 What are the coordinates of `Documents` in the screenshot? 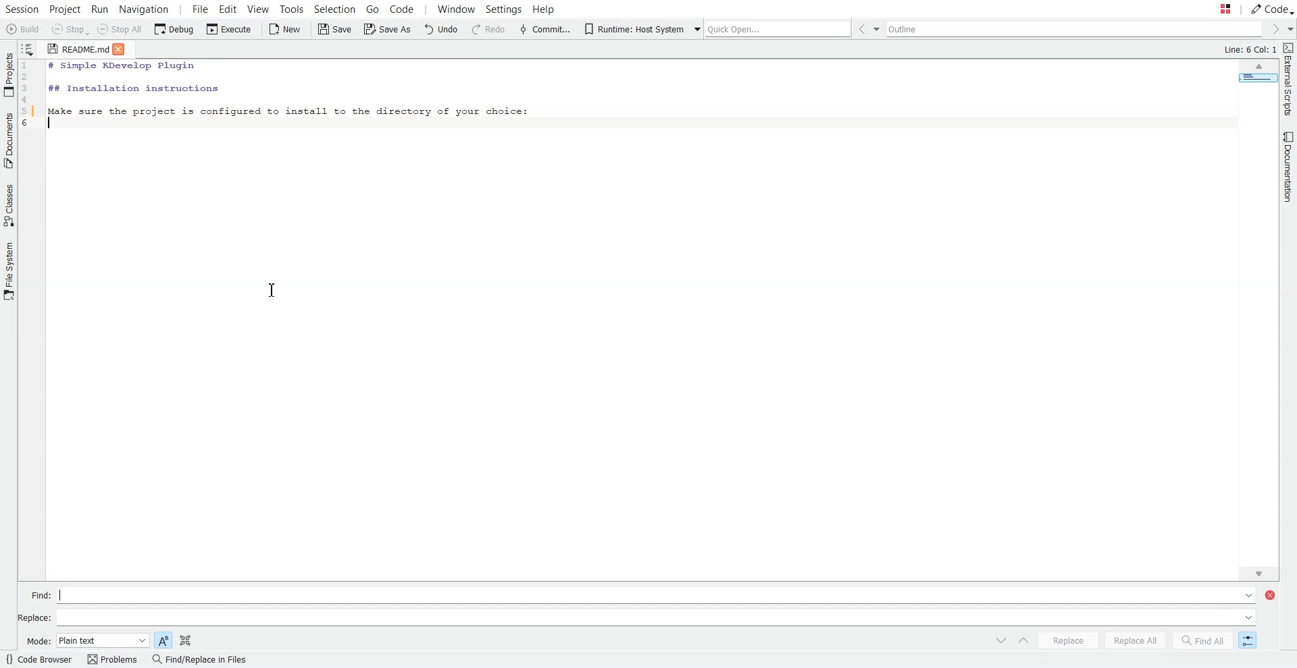 It's located at (8, 140).